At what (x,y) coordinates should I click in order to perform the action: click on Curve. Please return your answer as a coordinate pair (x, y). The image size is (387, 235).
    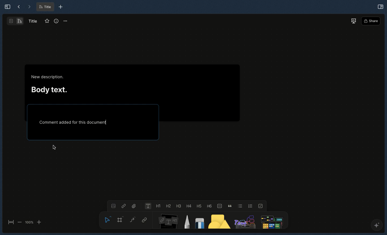
    Looking at the image, I should click on (132, 219).